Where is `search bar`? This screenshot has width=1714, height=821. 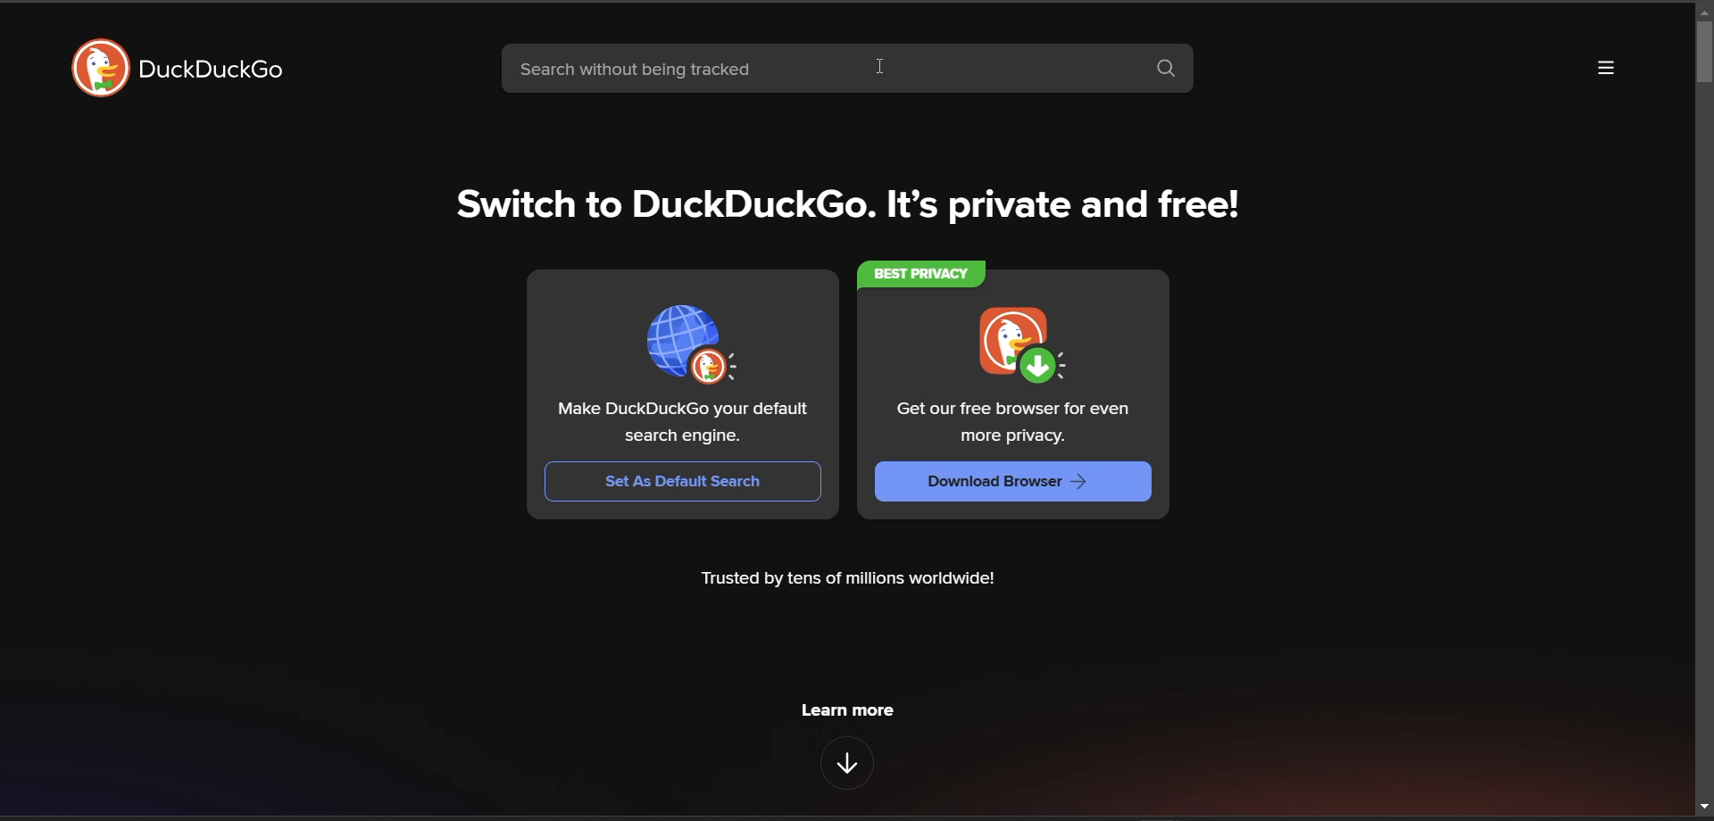 search bar is located at coordinates (817, 70).